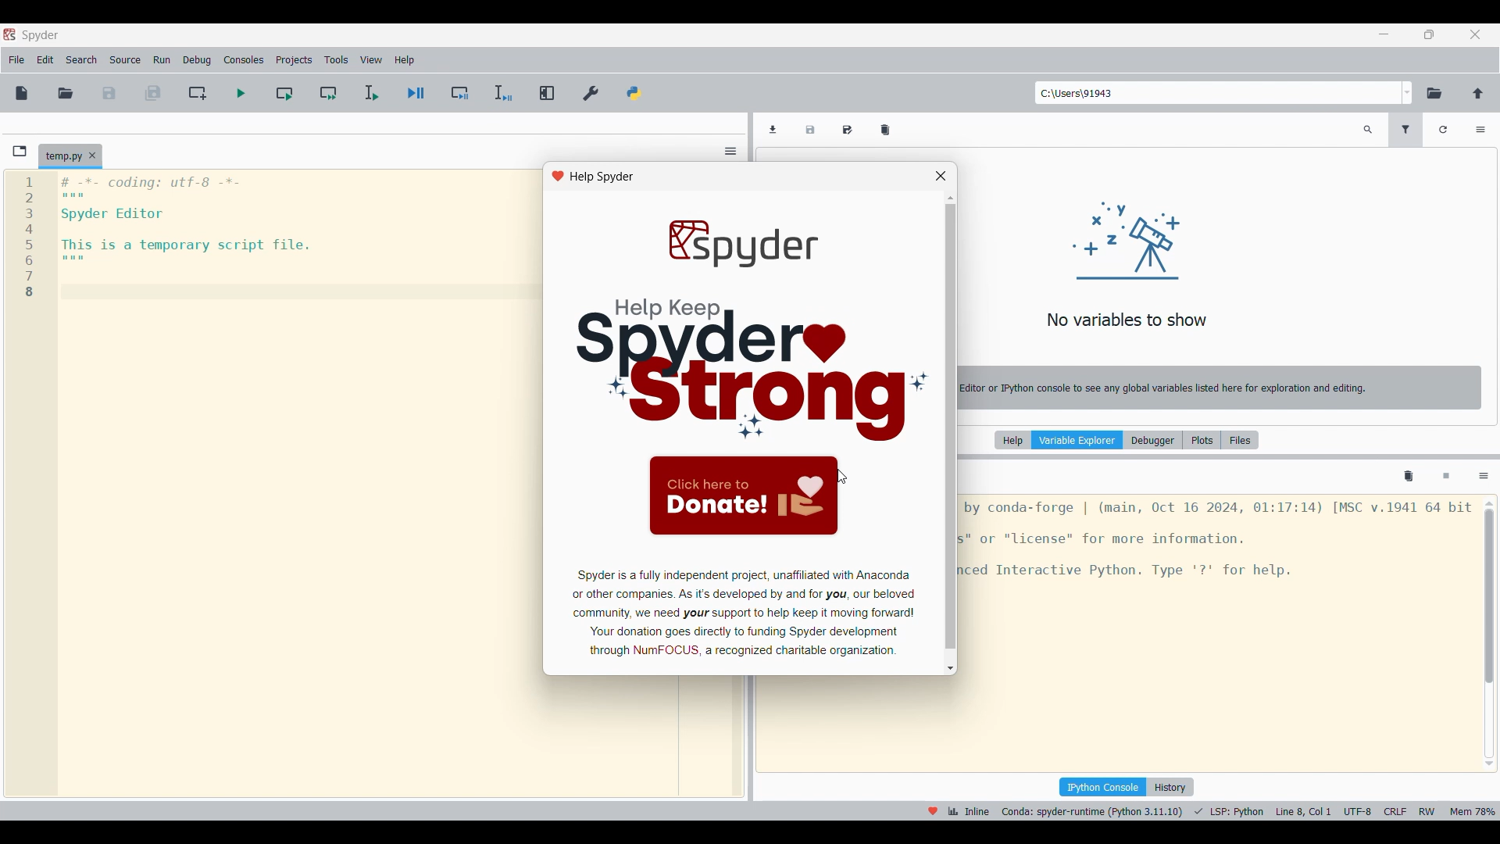  Describe the element at coordinates (290, 237) in the screenshot. I see `editor pane` at that location.